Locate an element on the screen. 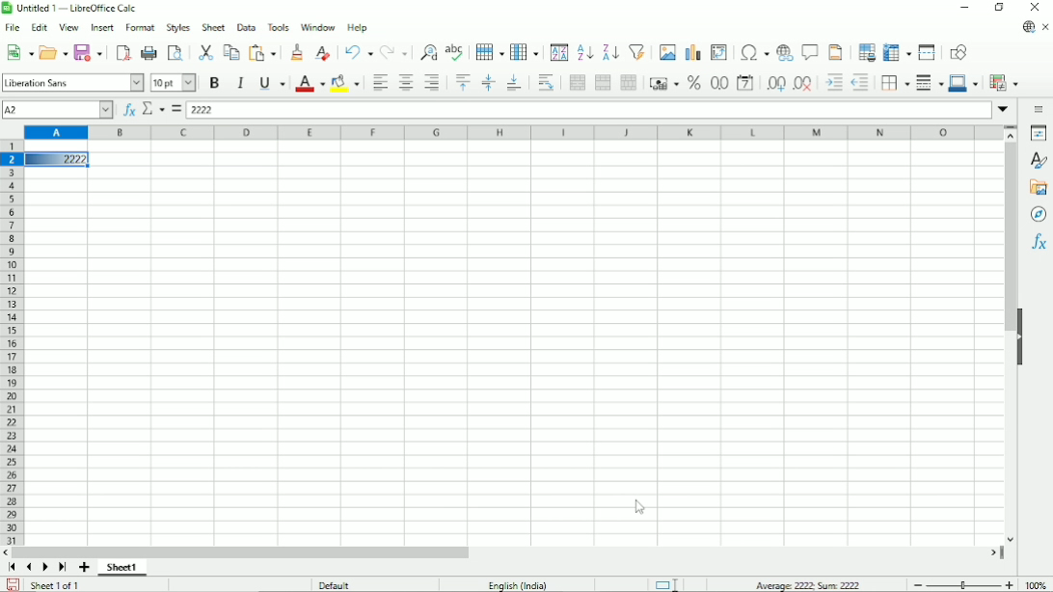 This screenshot has width=1053, height=592. Horizontal scrollbar is located at coordinates (508, 552).